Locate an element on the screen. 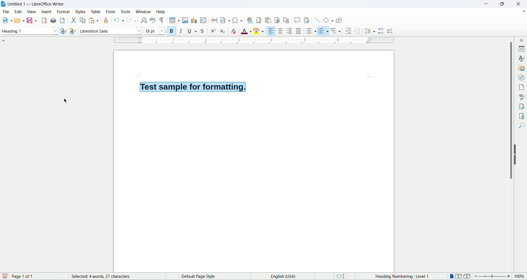 This screenshot has width=527, height=280. font color is located at coordinates (246, 32).